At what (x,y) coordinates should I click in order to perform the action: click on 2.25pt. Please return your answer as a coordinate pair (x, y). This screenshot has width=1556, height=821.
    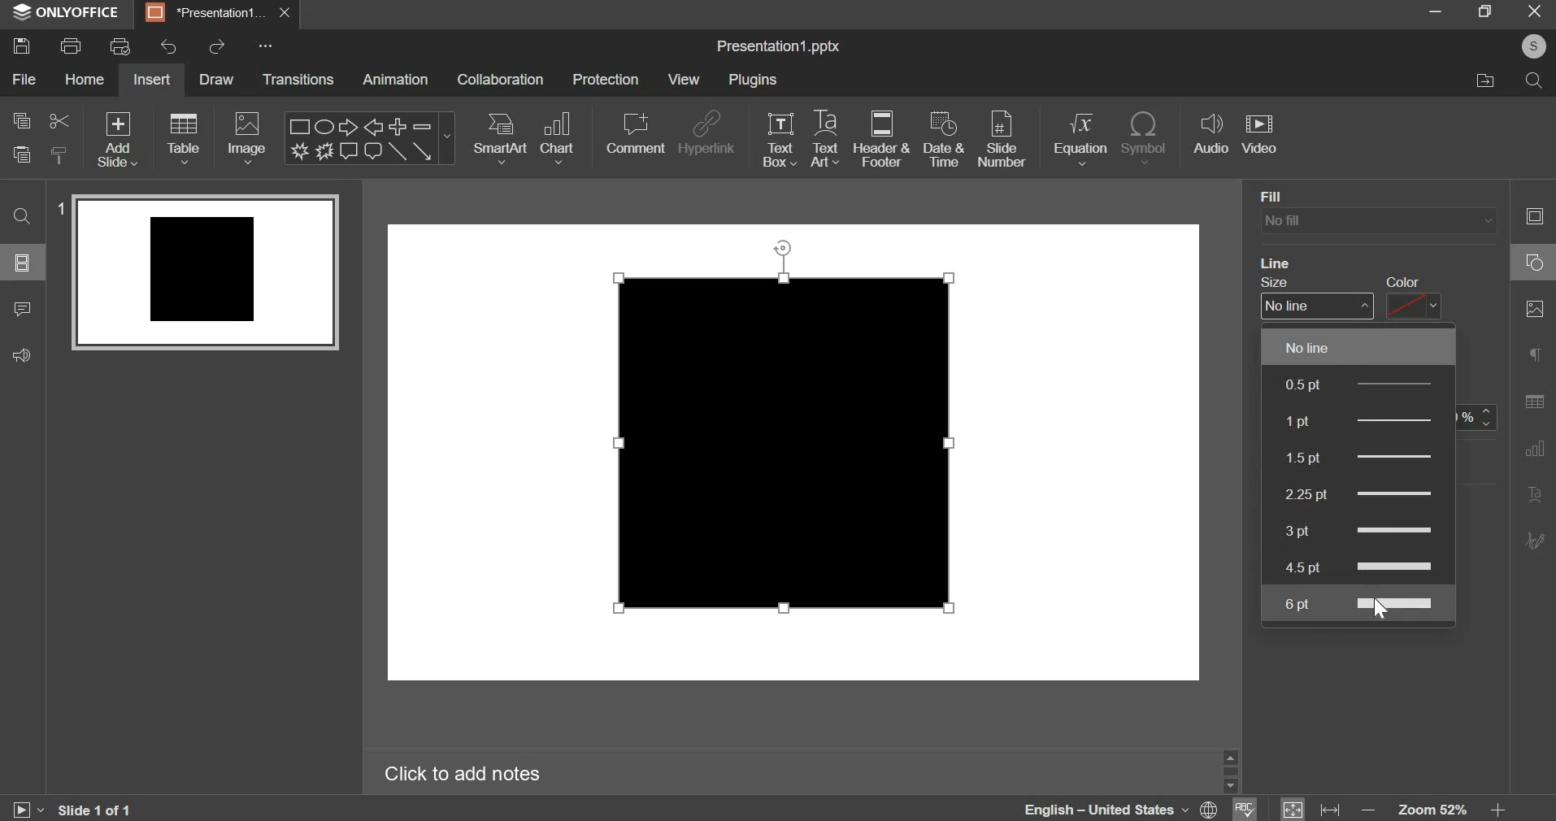
    Looking at the image, I should click on (1354, 493).